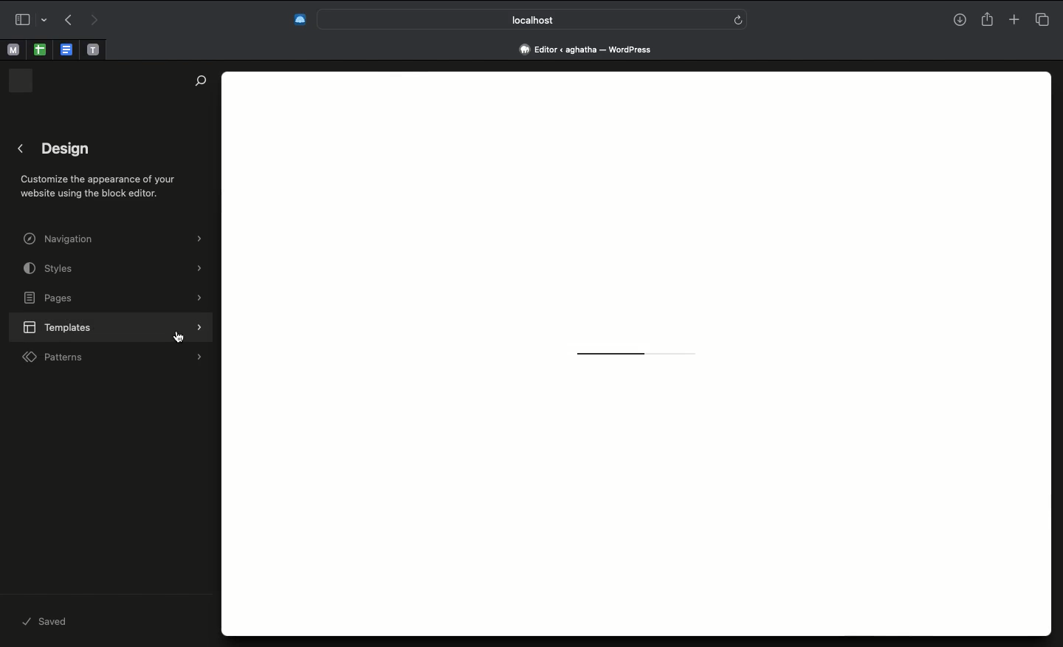 This screenshot has width=1063, height=647. What do you see at coordinates (298, 21) in the screenshot?
I see `Extensions` at bounding box center [298, 21].